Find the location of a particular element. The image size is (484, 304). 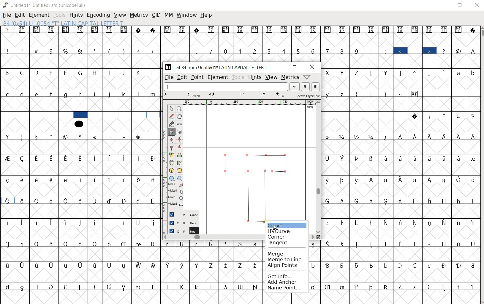

- is located at coordinates (182, 51).